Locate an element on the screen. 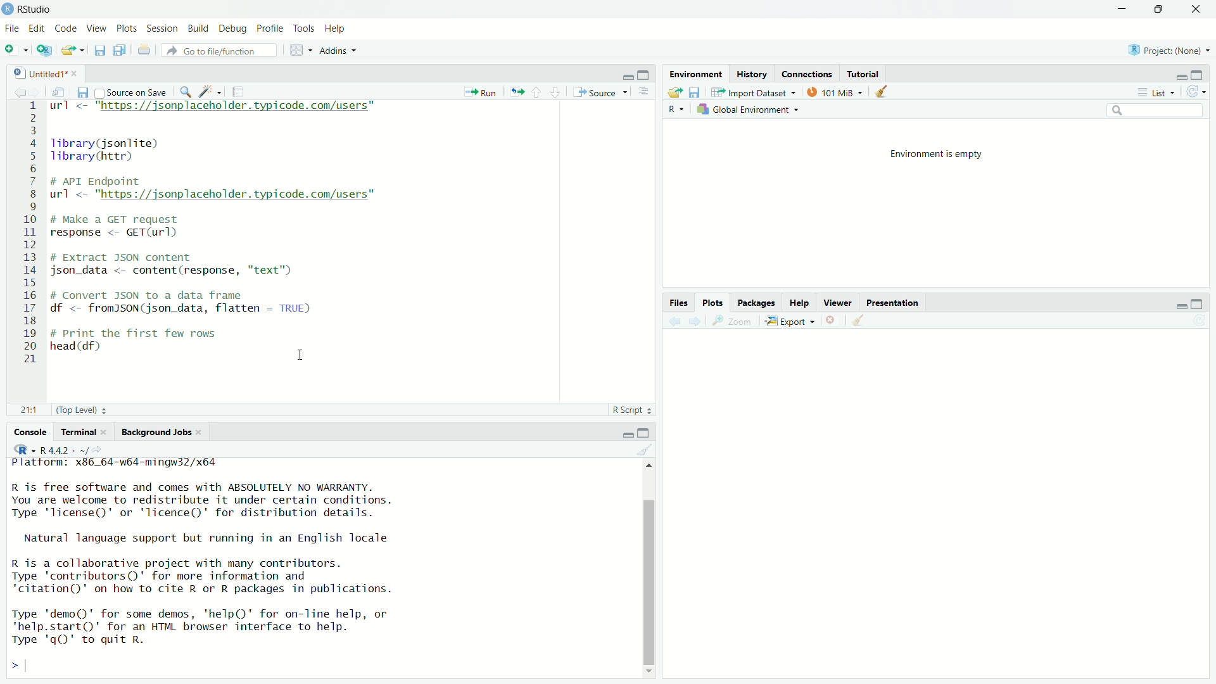 This screenshot has width=1216, height=684. Restore Down is located at coordinates (1160, 9).